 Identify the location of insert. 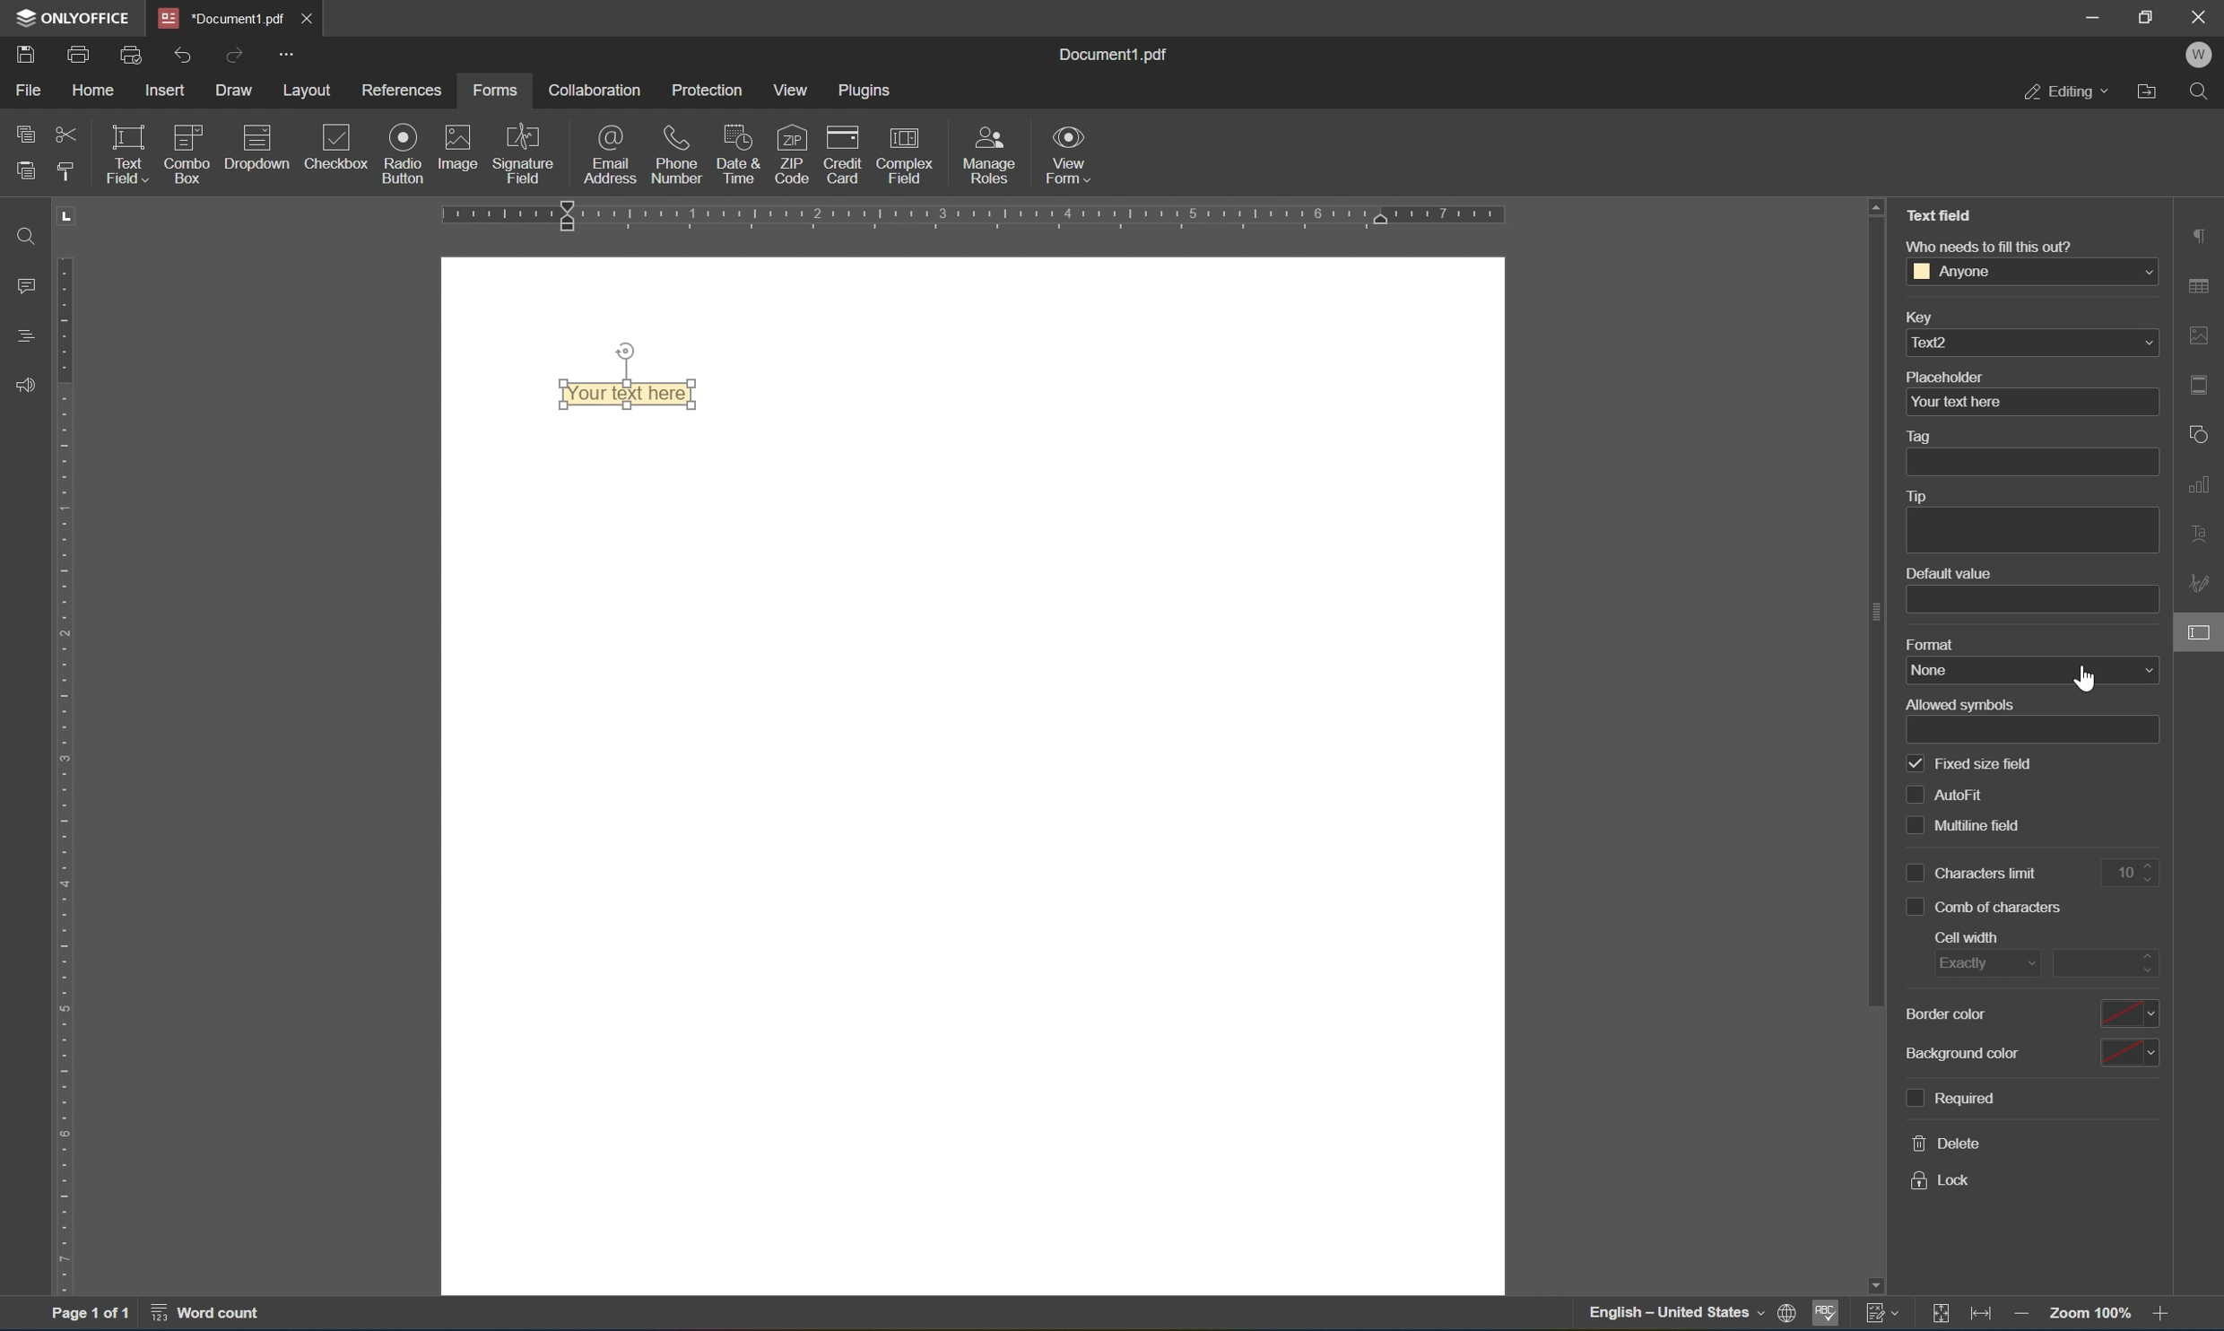
(166, 86).